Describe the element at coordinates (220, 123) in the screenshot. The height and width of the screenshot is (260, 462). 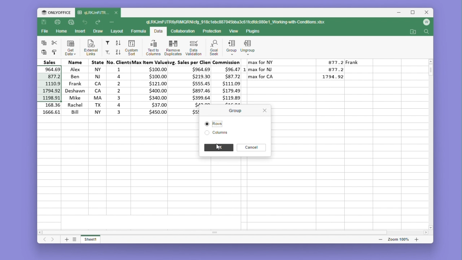
I see `rows` at that location.